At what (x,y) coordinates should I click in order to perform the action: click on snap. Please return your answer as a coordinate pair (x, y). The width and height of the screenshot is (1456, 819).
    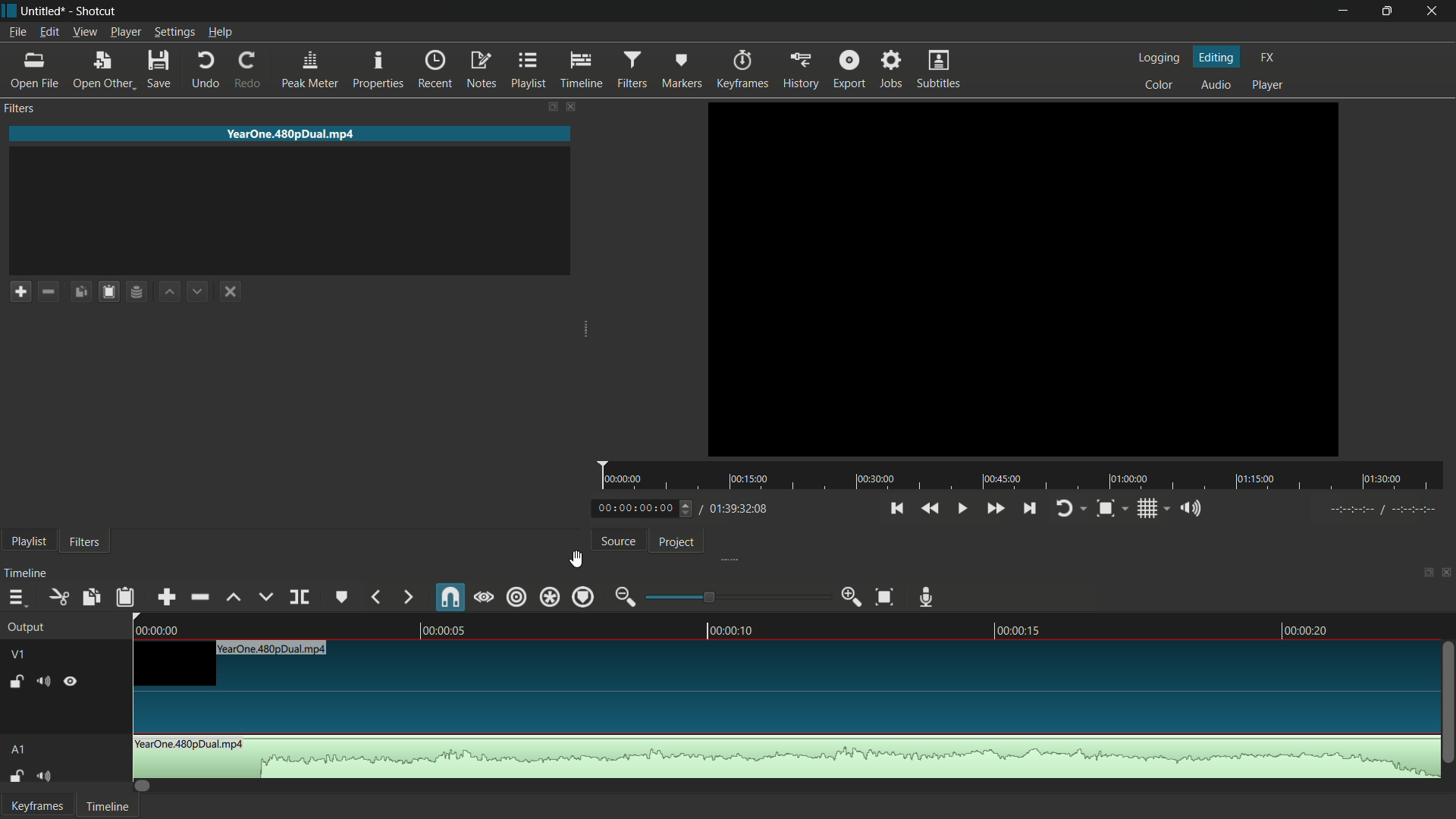
    Looking at the image, I should click on (450, 597).